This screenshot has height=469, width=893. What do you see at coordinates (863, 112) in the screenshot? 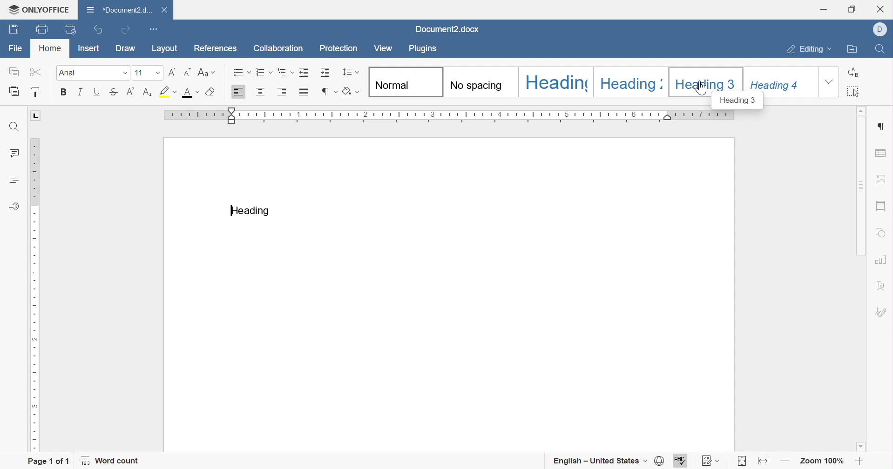
I see `Scroll Up` at bounding box center [863, 112].